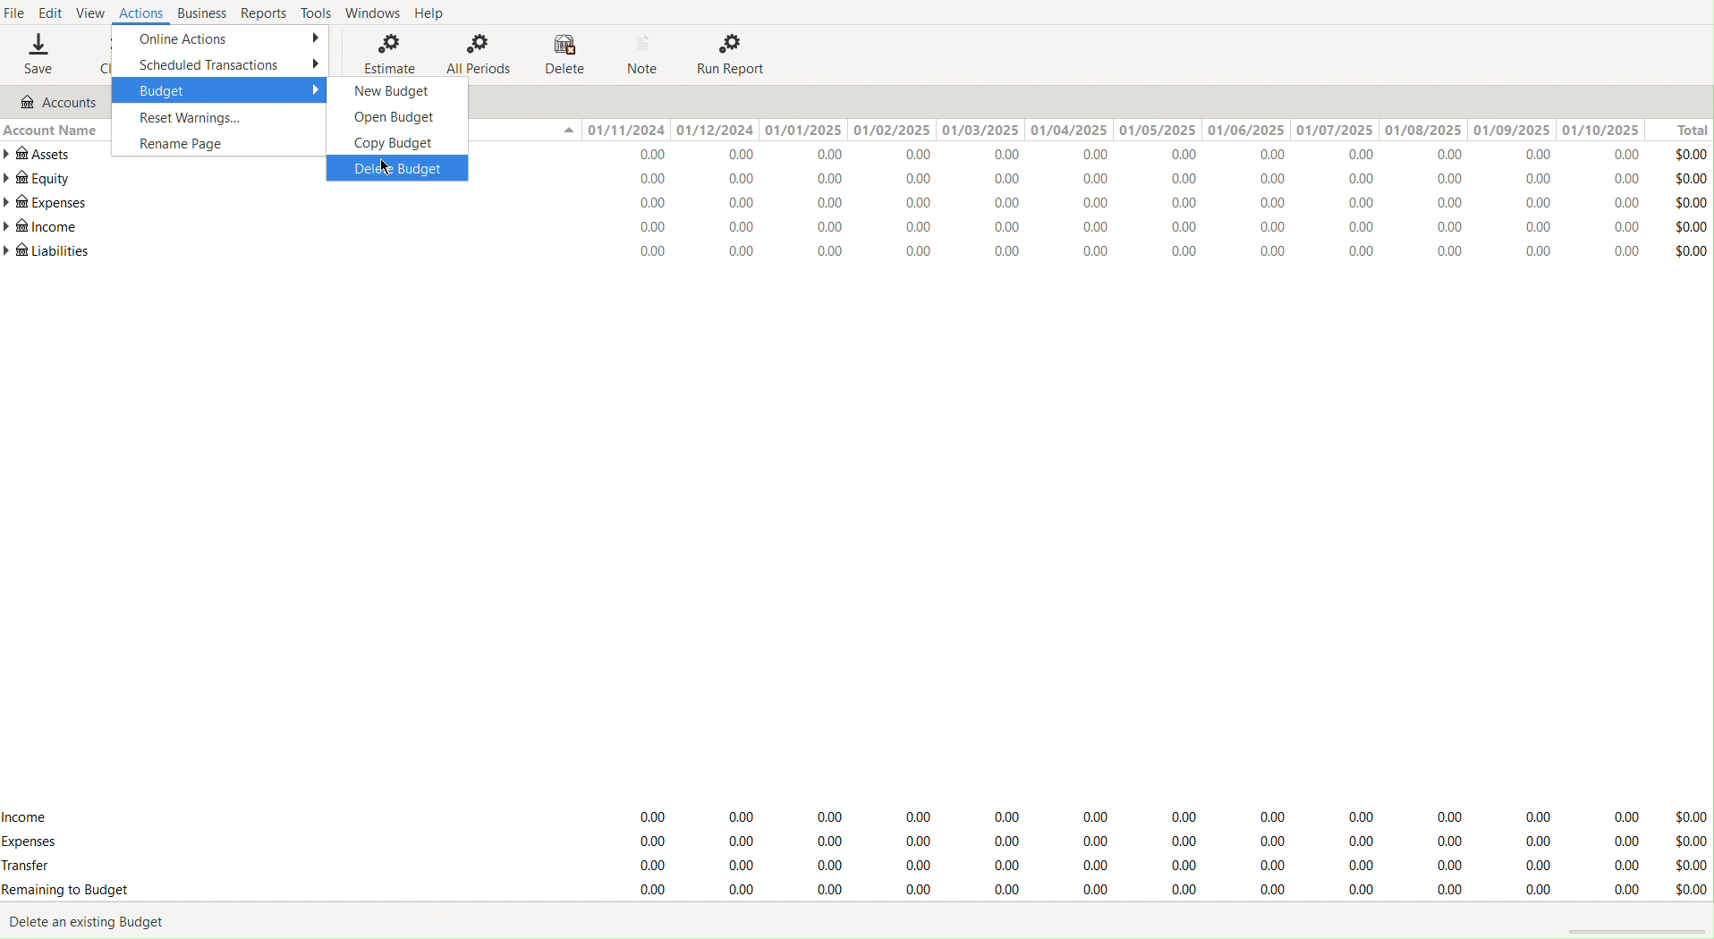 The image size is (1714, 939). I want to click on Help, so click(435, 13).